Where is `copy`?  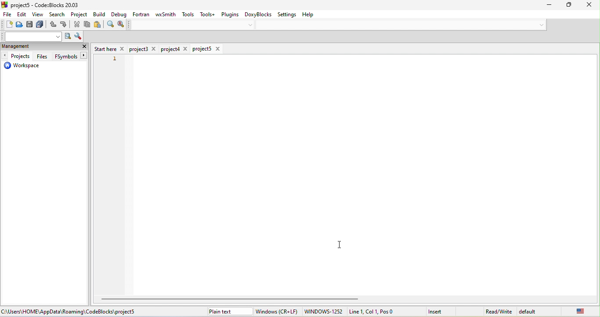 copy is located at coordinates (88, 25).